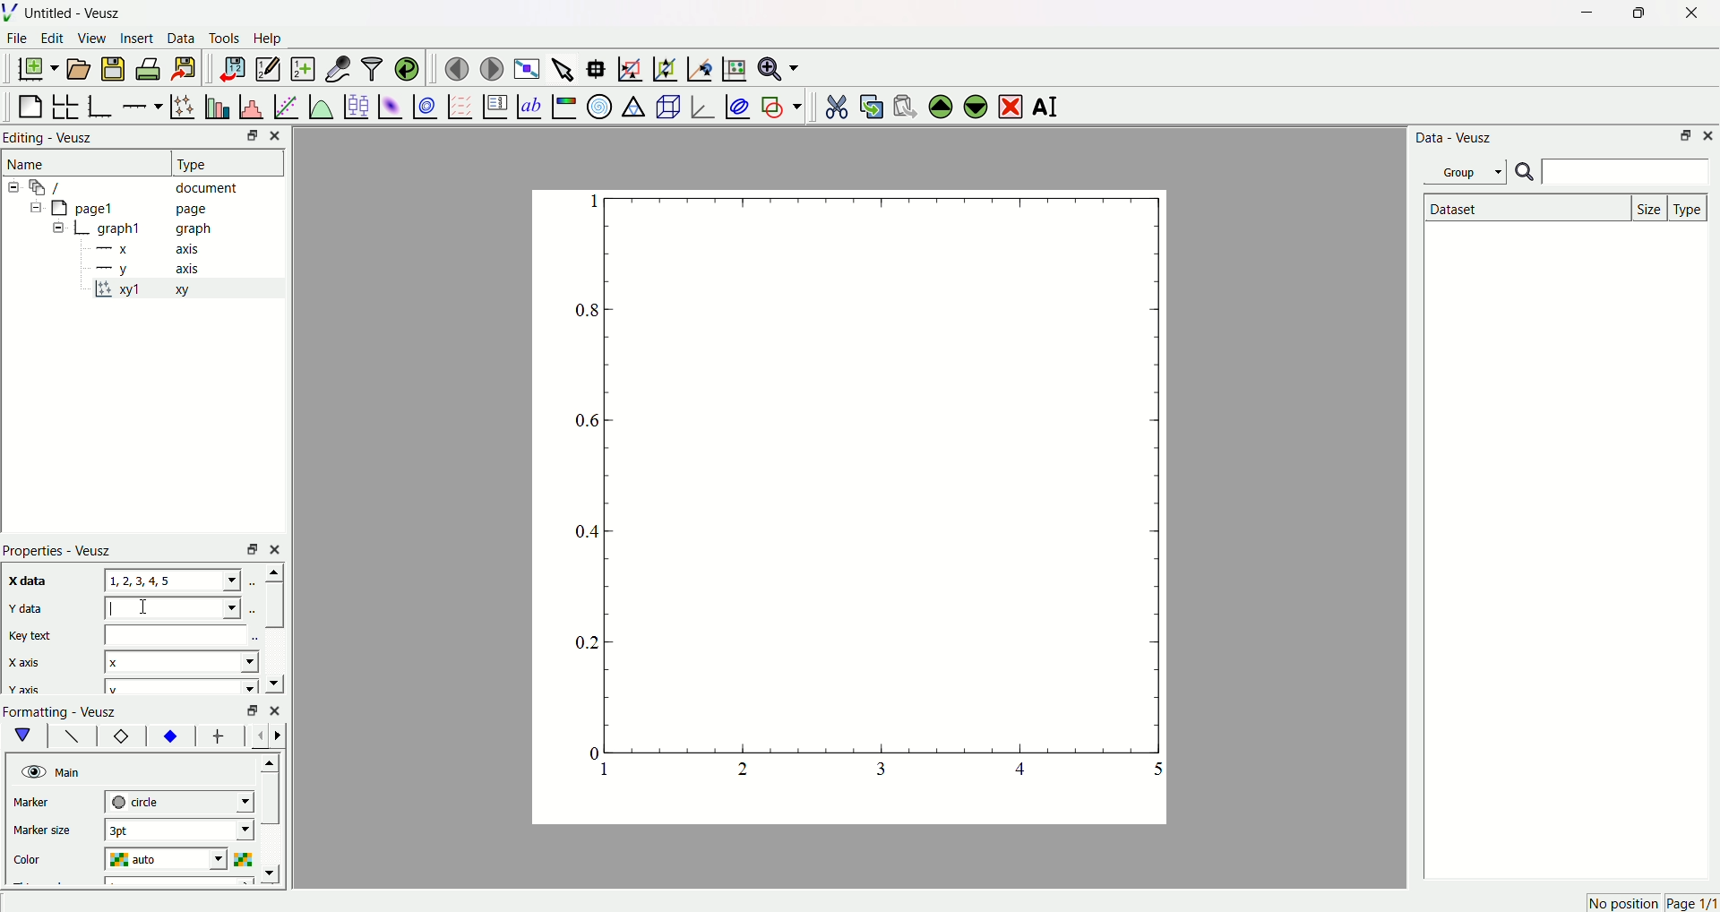 The image size is (1720, 912). I want to click on move down, so click(273, 682).